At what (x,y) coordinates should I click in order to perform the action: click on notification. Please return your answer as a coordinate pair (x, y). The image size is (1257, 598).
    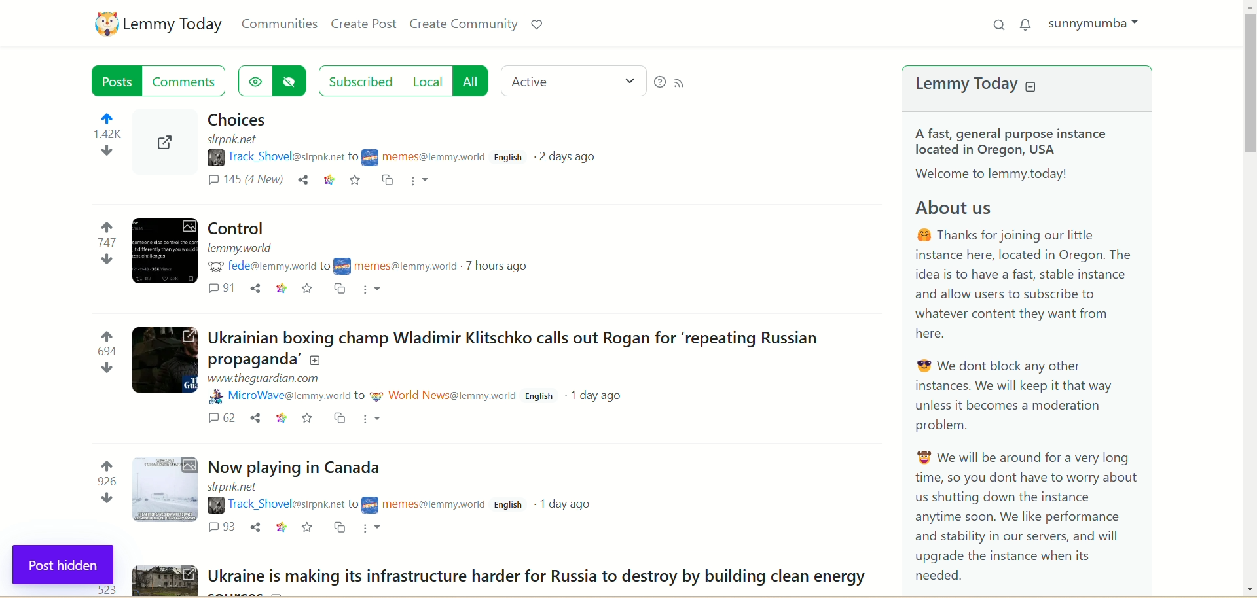
    Looking at the image, I should click on (1026, 23).